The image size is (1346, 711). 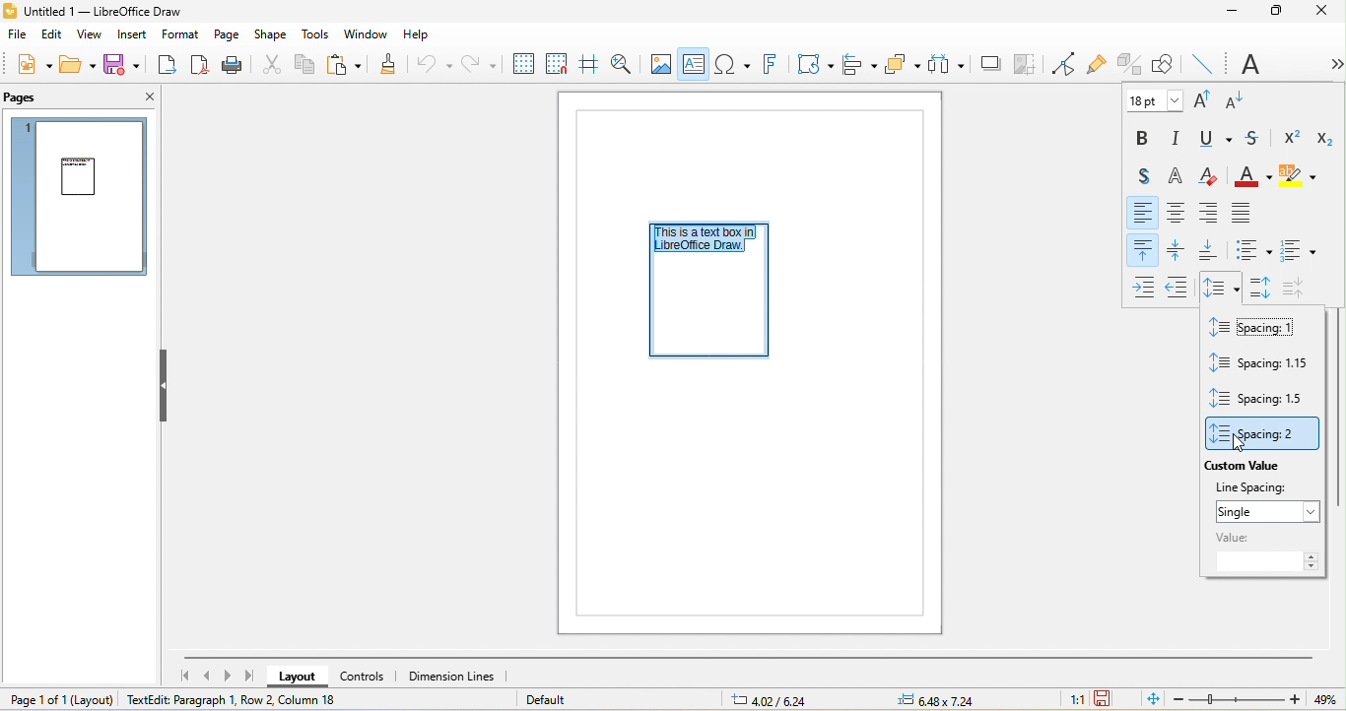 I want to click on crop image, so click(x=1023, y=63).